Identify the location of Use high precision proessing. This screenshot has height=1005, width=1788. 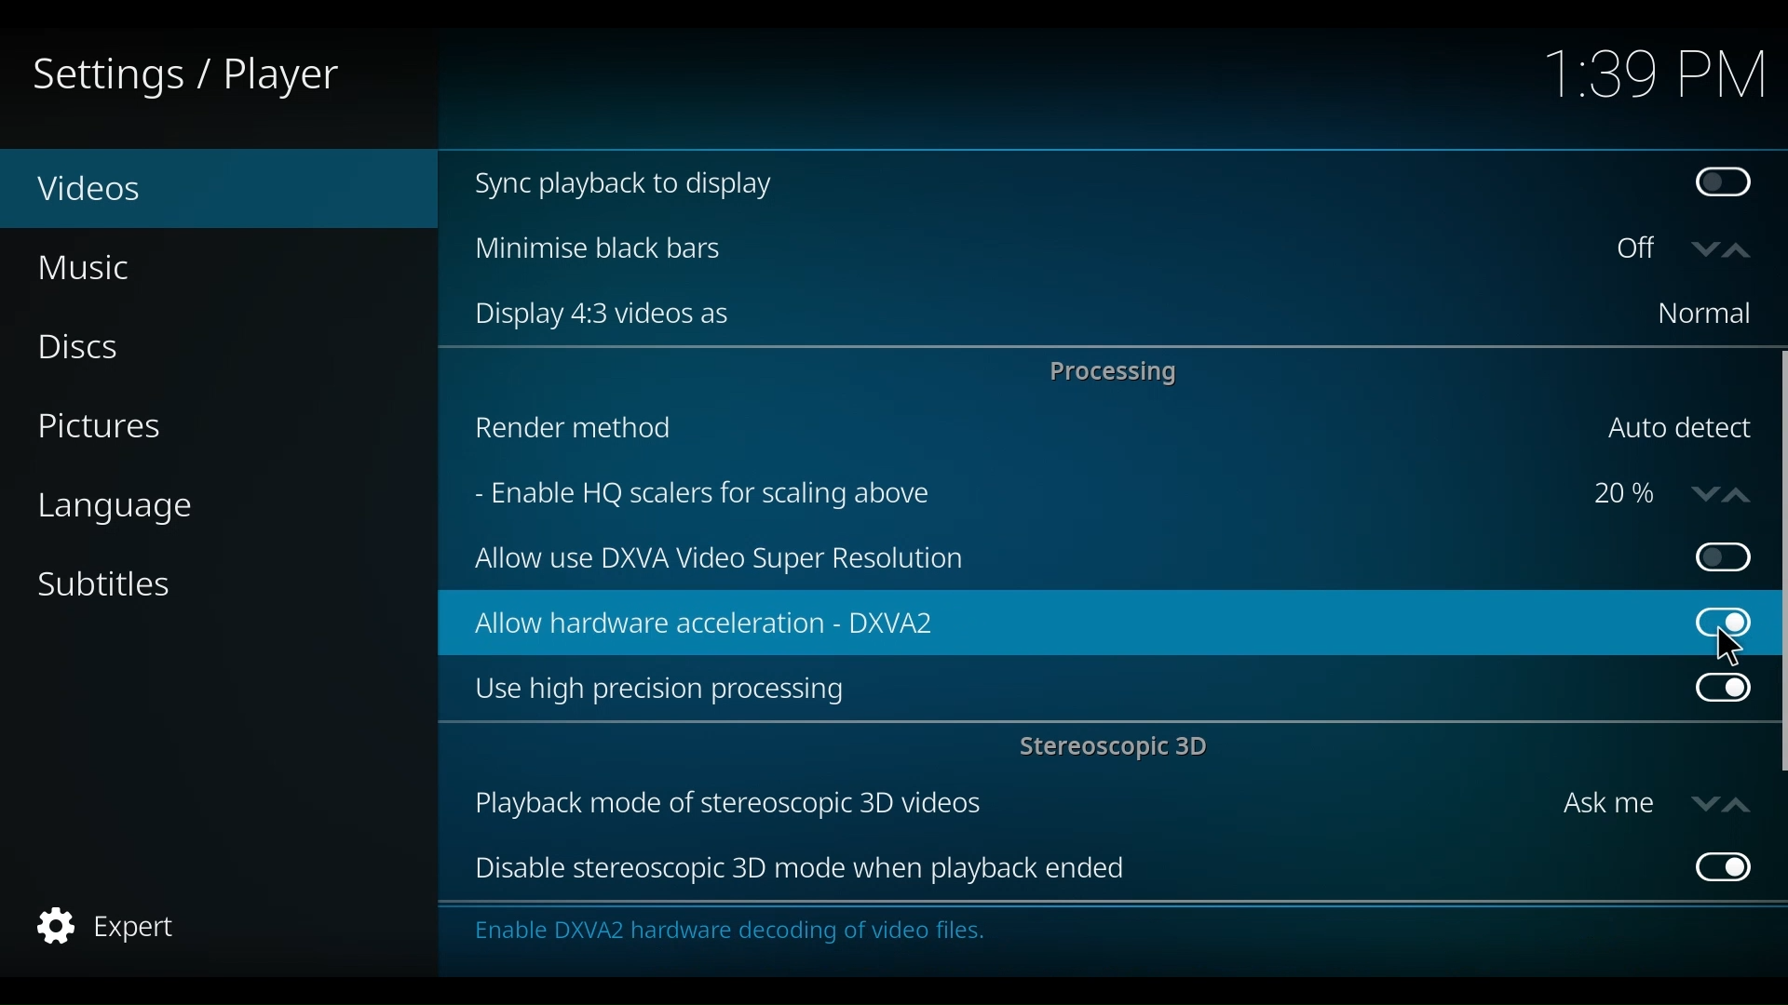
(1071, 690).